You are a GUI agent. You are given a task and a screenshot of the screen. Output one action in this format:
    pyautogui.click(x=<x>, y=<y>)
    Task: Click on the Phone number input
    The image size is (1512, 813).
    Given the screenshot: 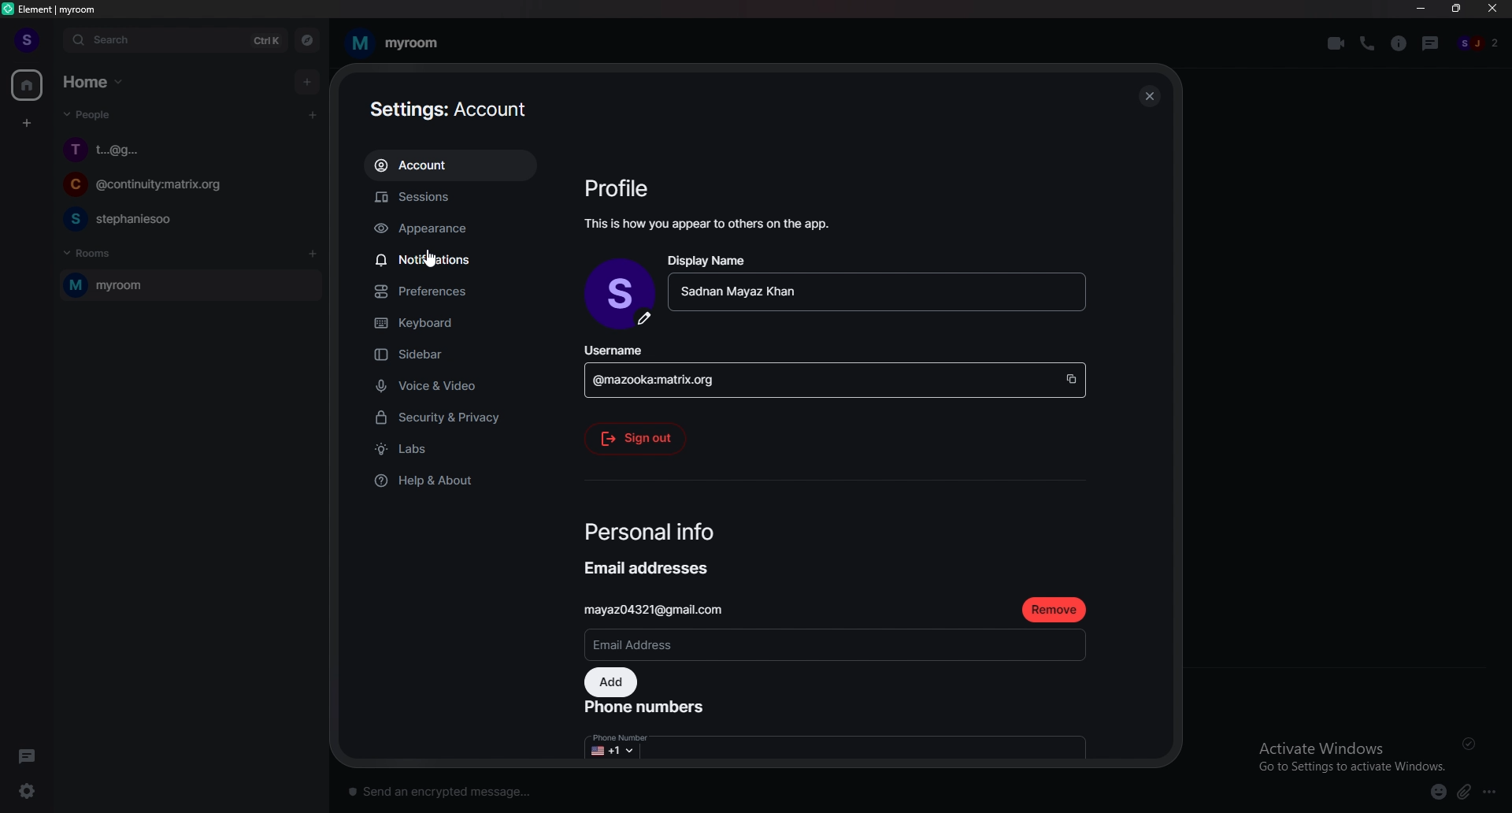 What is the action you would take?
    pyautogui.click(x=838, y=743)
    